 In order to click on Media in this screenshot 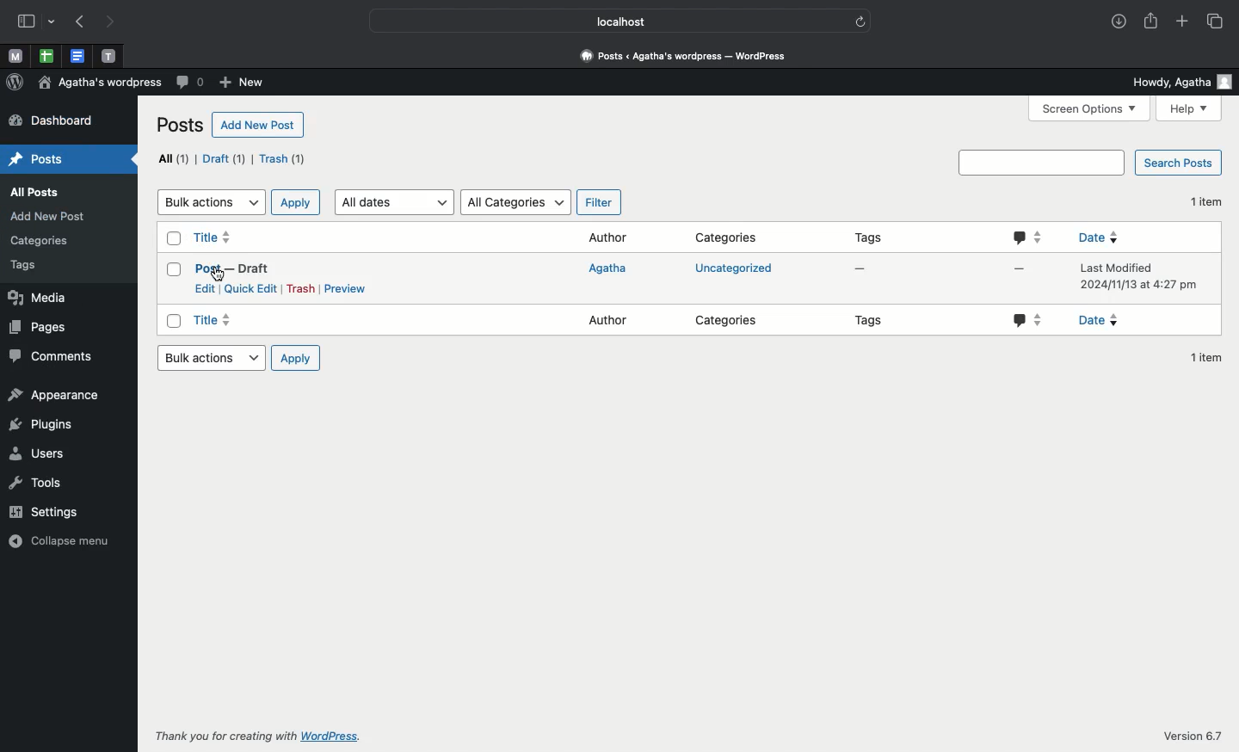, I will do `click(46, 297)`.